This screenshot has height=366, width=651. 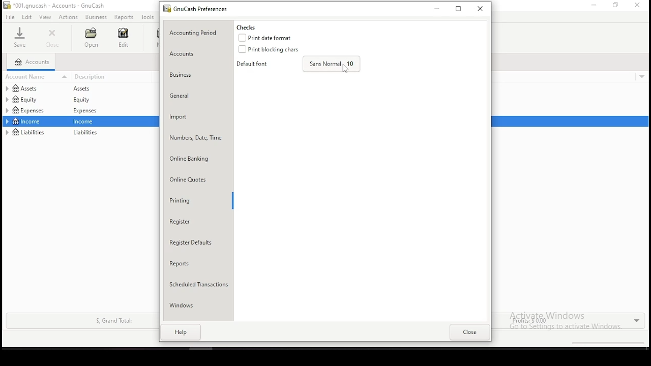 I want to click on reports, so click(x=188, y=263).